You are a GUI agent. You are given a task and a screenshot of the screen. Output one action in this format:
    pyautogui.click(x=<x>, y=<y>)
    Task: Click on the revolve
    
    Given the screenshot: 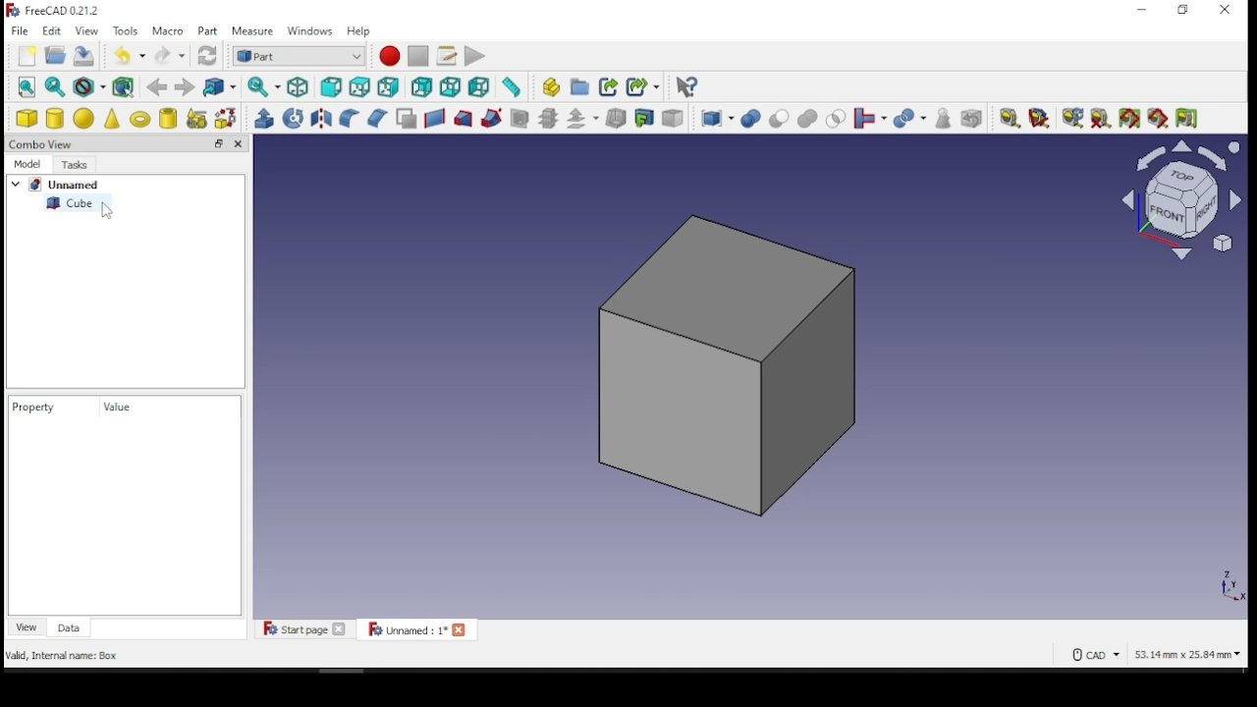 What is the action you would take?
    pyautogui.click(x=294, y=118)
    